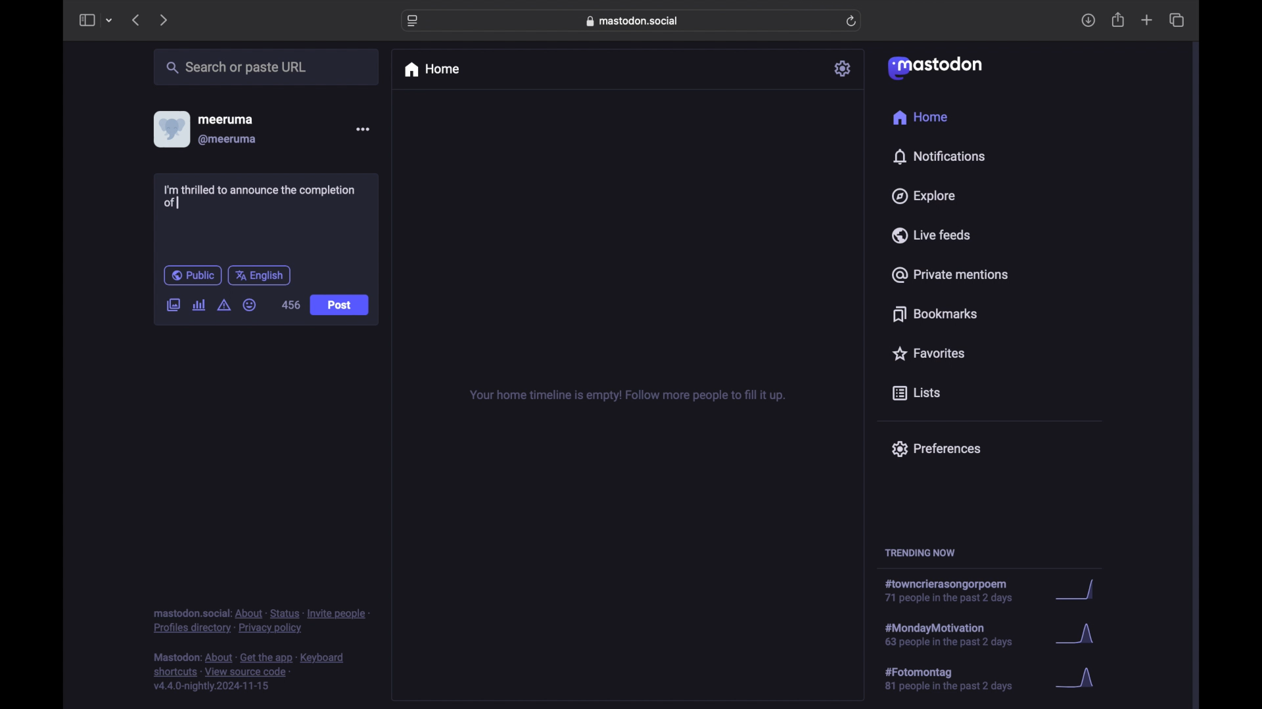 The image size is (1262, 709). Describe the element at coordinates (170, 129) in the screenshot. I see `display picture` at that location.